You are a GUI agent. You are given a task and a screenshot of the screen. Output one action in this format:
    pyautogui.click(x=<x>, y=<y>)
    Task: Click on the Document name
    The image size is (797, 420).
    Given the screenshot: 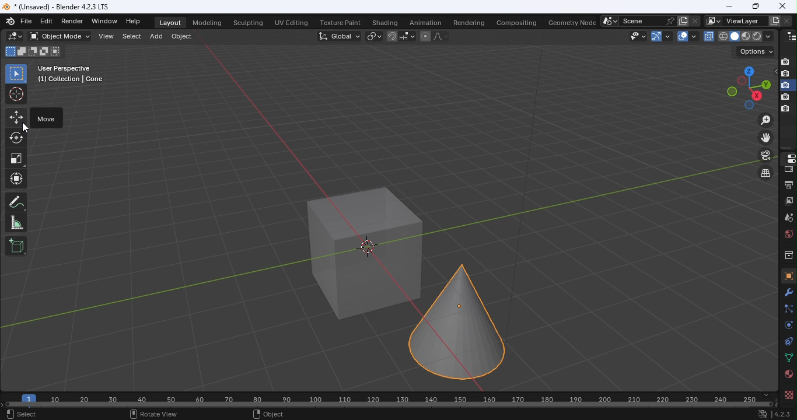 What is the action you would take?
    pyautogui.click(x=61, y=6)
    